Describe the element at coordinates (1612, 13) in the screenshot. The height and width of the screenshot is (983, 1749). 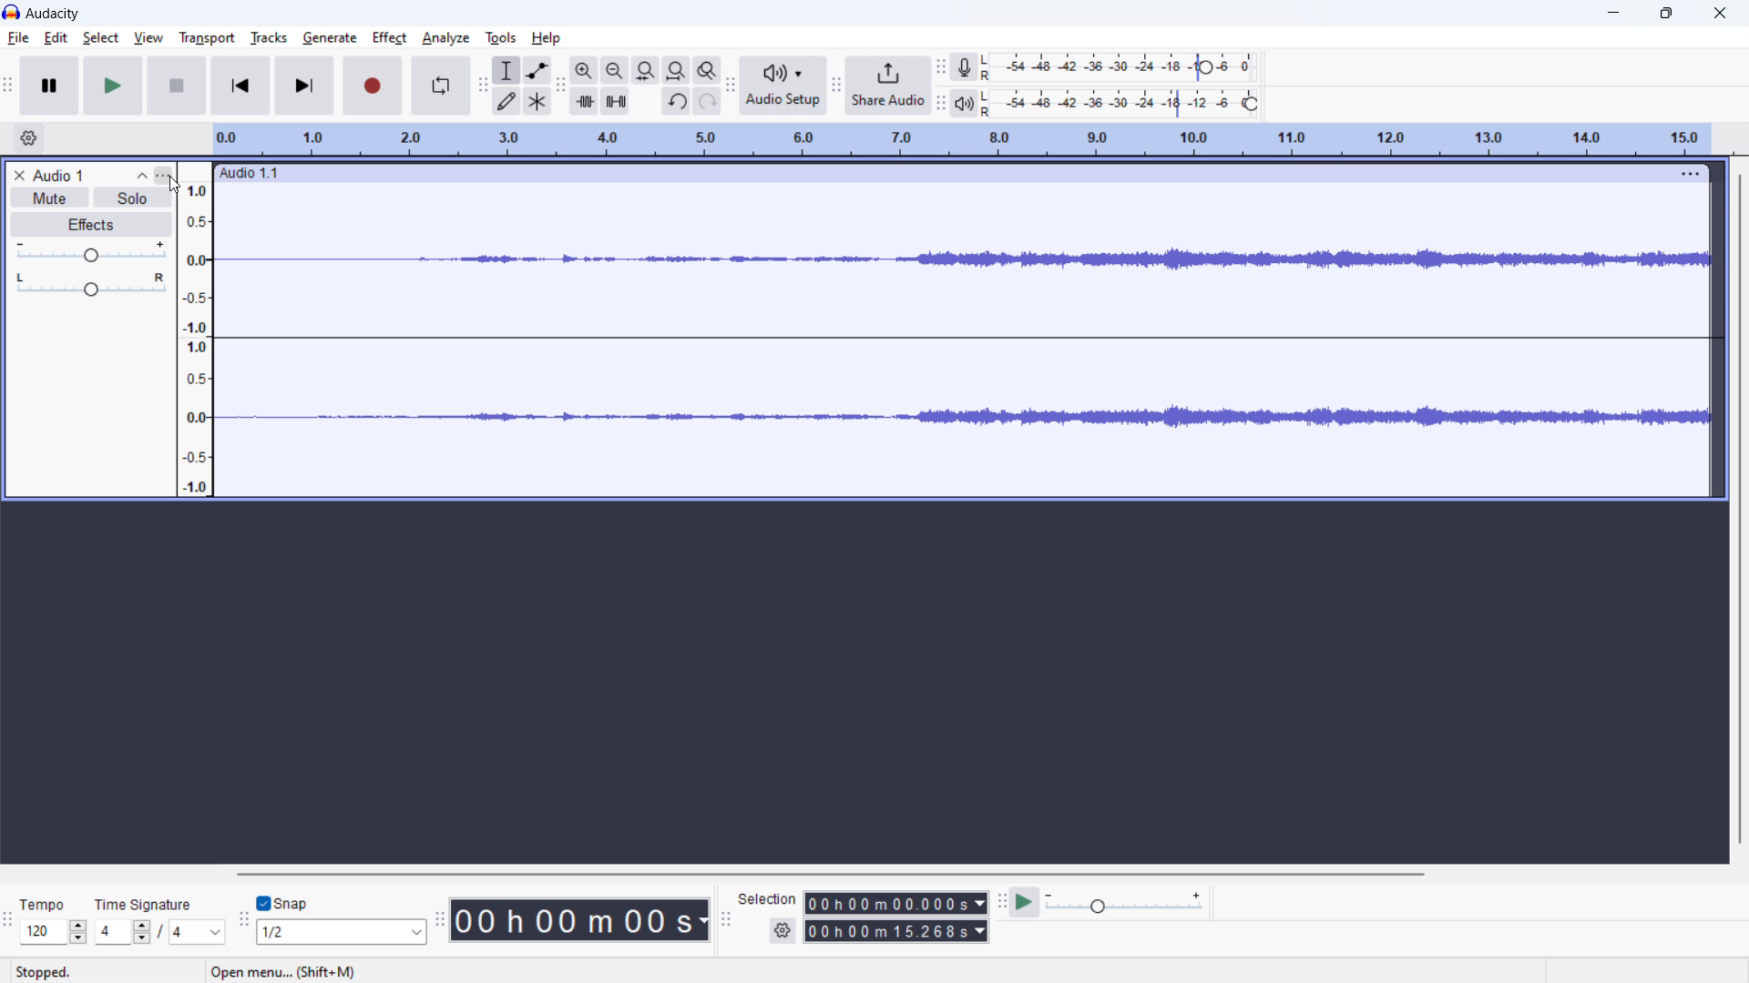
I see `minimize` at that location.